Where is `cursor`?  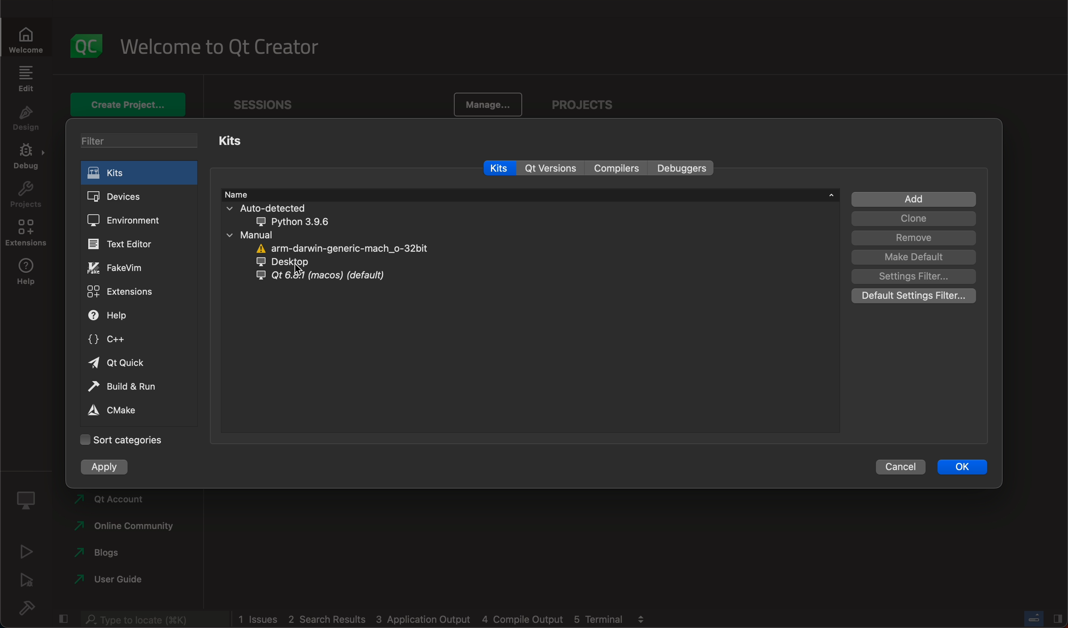
cursor is located at coordinates (306, 270).